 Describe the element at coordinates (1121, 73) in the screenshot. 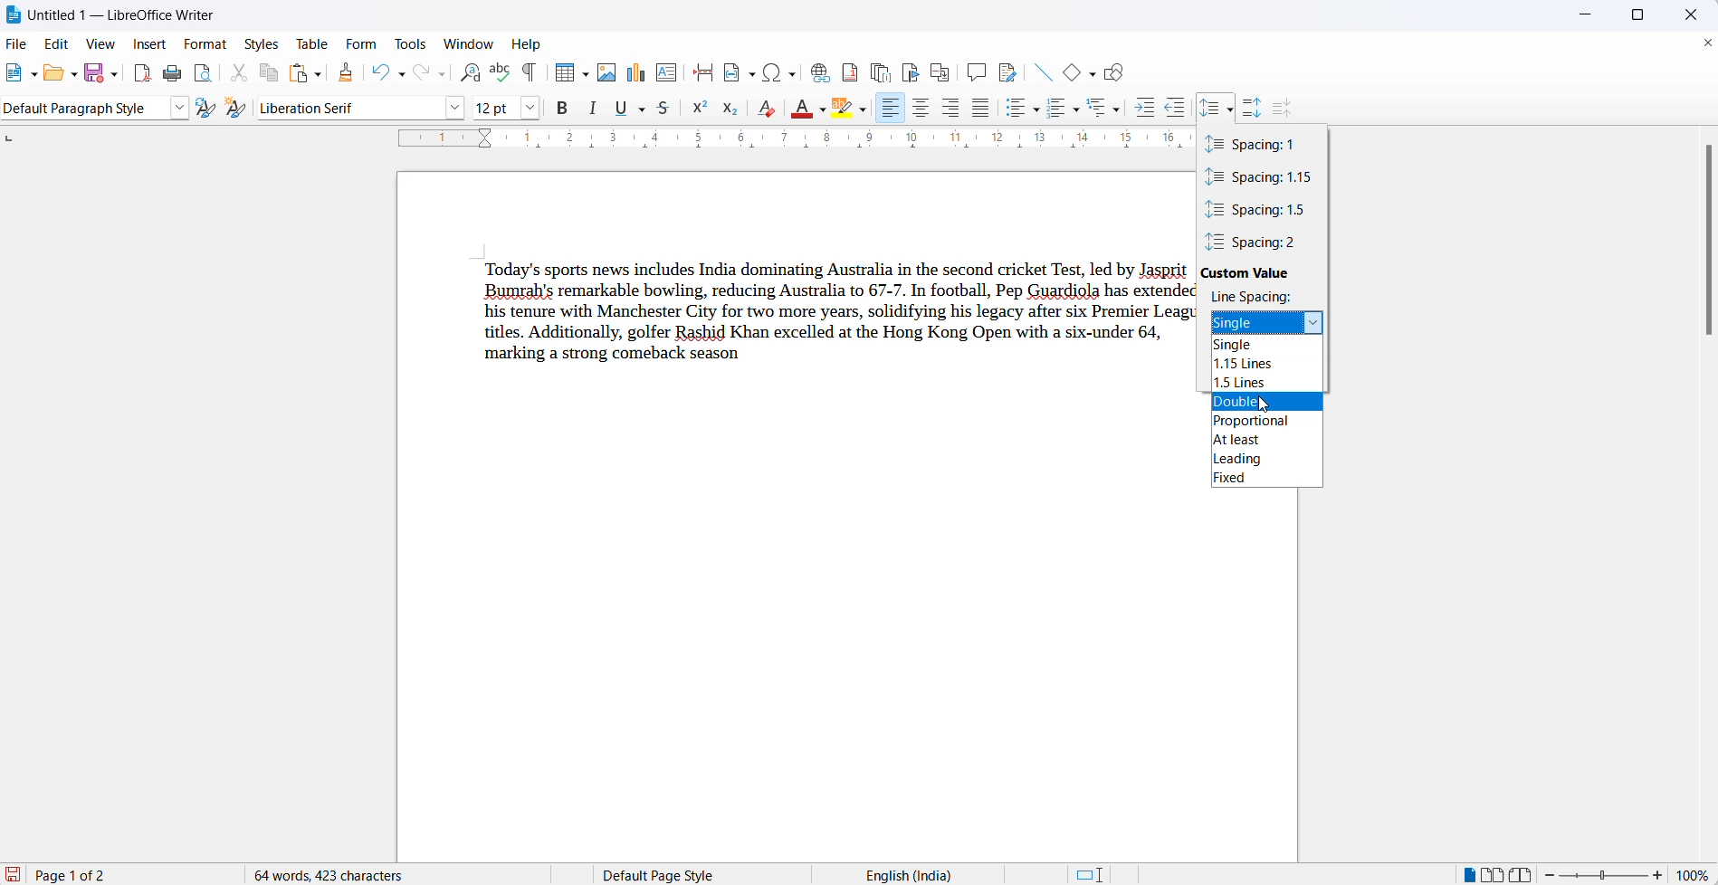

I see `show draw functions` at that location.